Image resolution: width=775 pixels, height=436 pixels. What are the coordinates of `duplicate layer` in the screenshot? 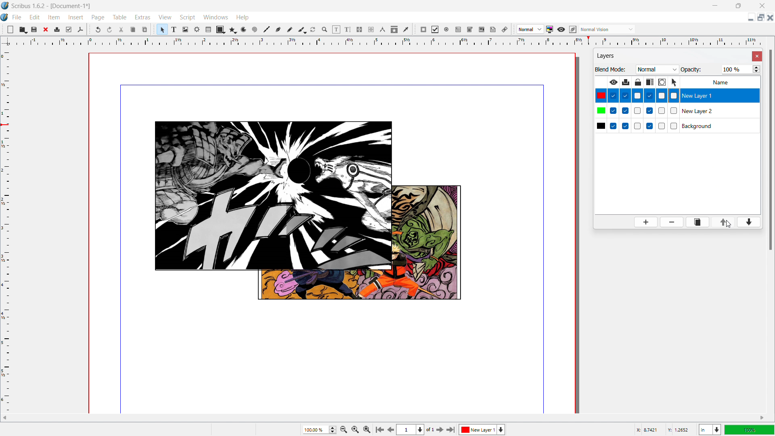 It's located at (697, 222).